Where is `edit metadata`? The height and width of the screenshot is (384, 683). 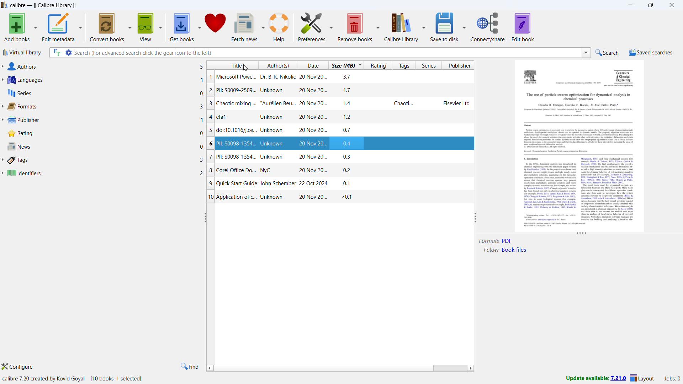
edit metadata is located at coordinates (57, 27).